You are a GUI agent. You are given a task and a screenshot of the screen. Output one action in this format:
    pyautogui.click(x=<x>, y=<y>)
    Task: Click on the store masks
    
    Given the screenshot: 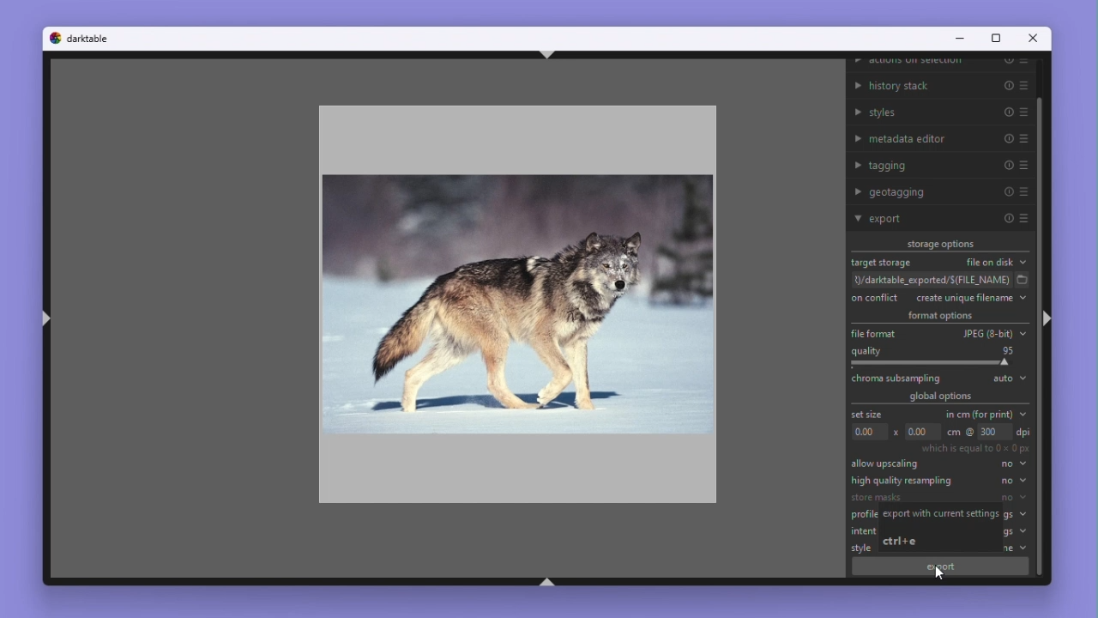 What is the action you would take?
    pyautogui.click(x=878, y=498)
    